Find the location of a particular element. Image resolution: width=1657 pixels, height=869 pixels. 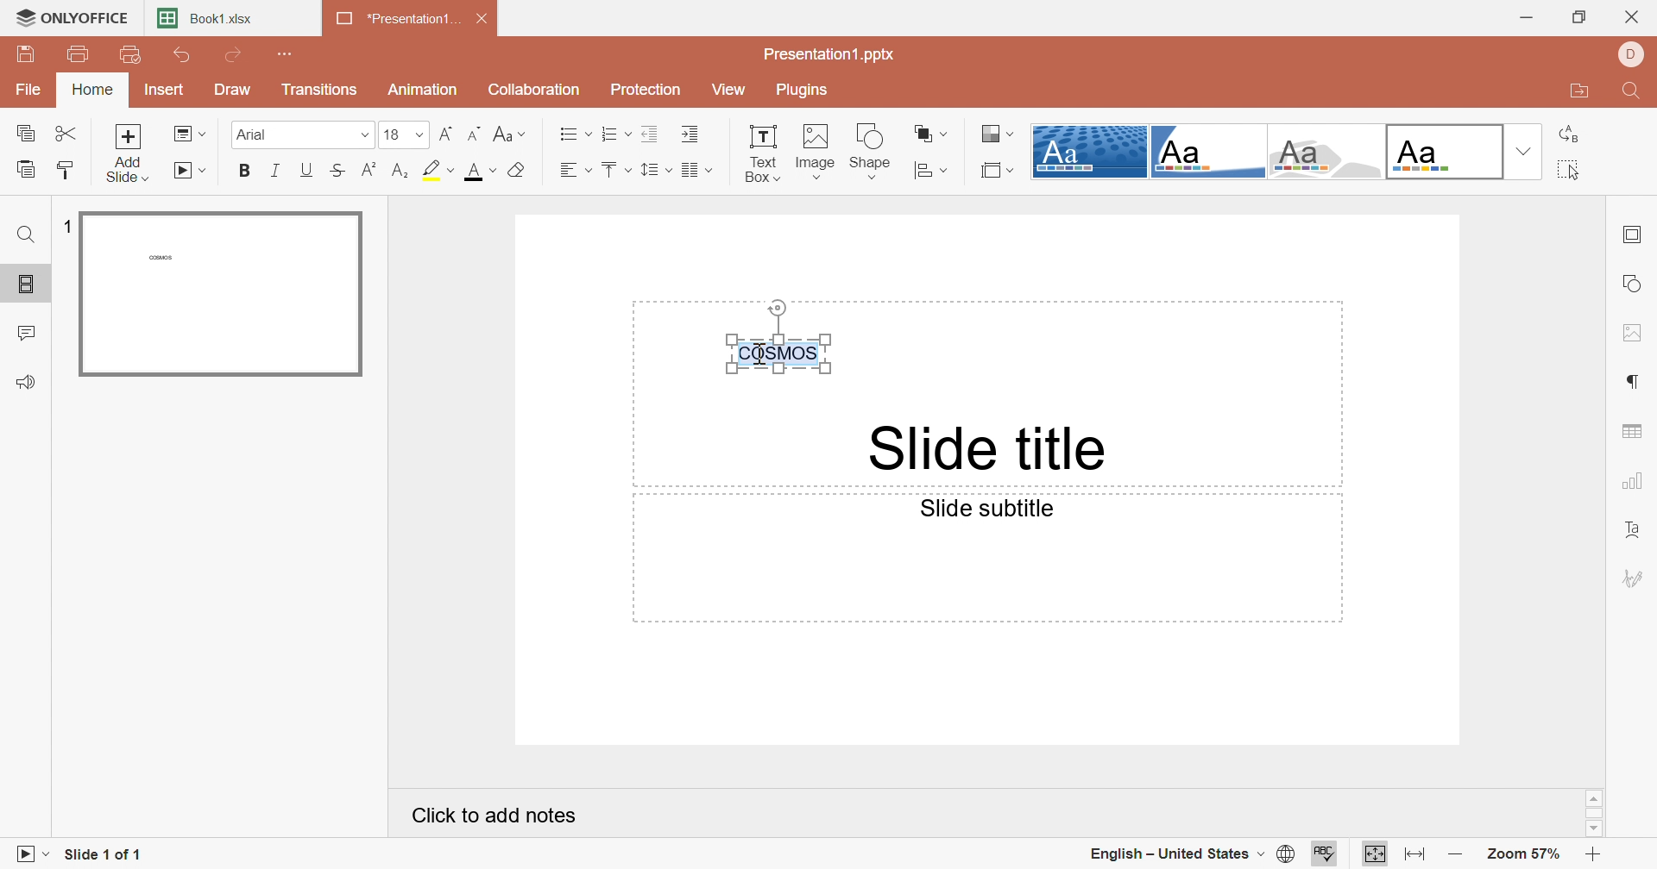

Comments is located at coordinates (24, 331).